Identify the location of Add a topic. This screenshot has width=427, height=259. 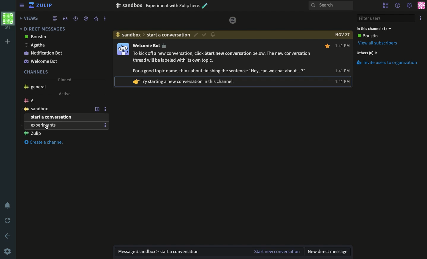
(97, 101).